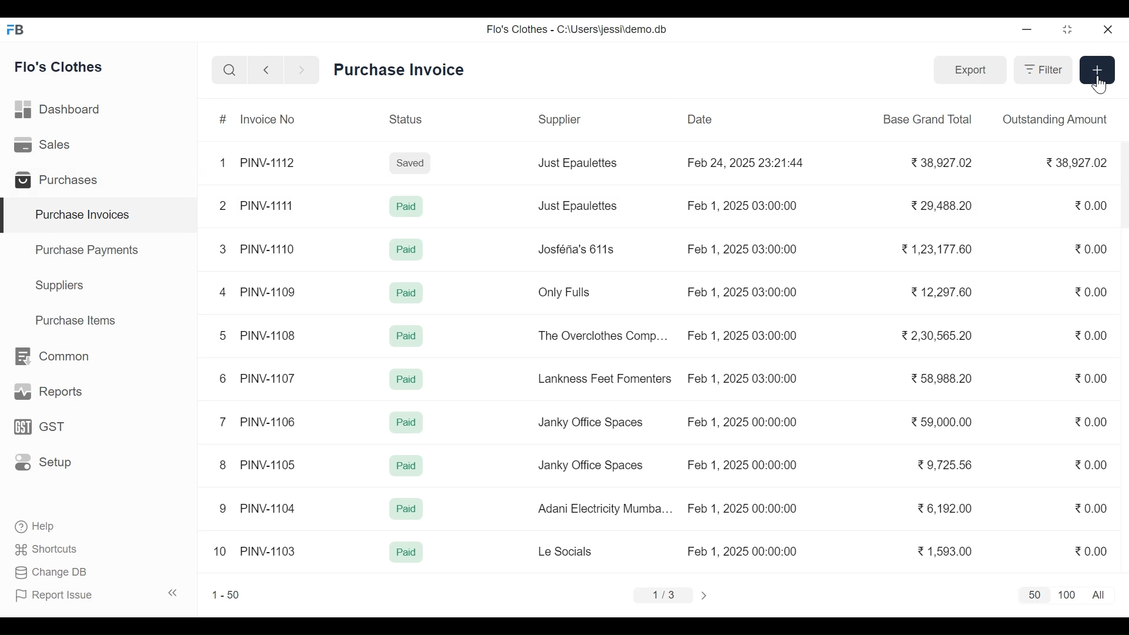  I want to click on Paid, so click(407, 466).